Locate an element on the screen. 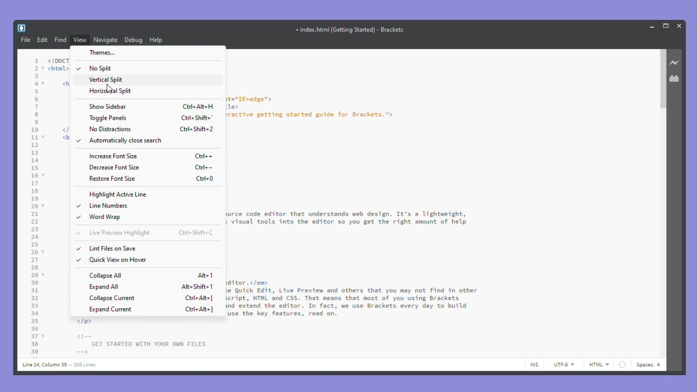 This screenshot has height=392, width=697. Horizontal split is located at coordinates (111, 92).